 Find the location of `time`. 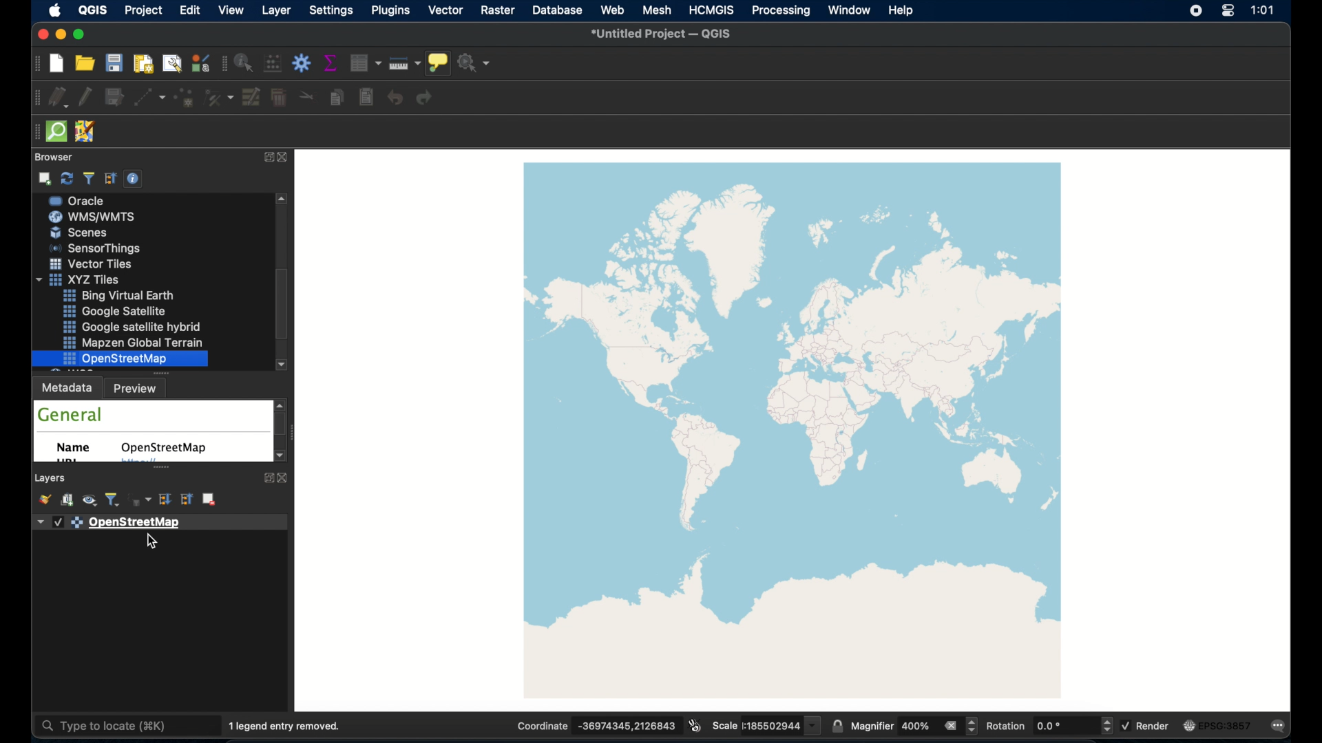

time is located at coordinates (1262, 11).